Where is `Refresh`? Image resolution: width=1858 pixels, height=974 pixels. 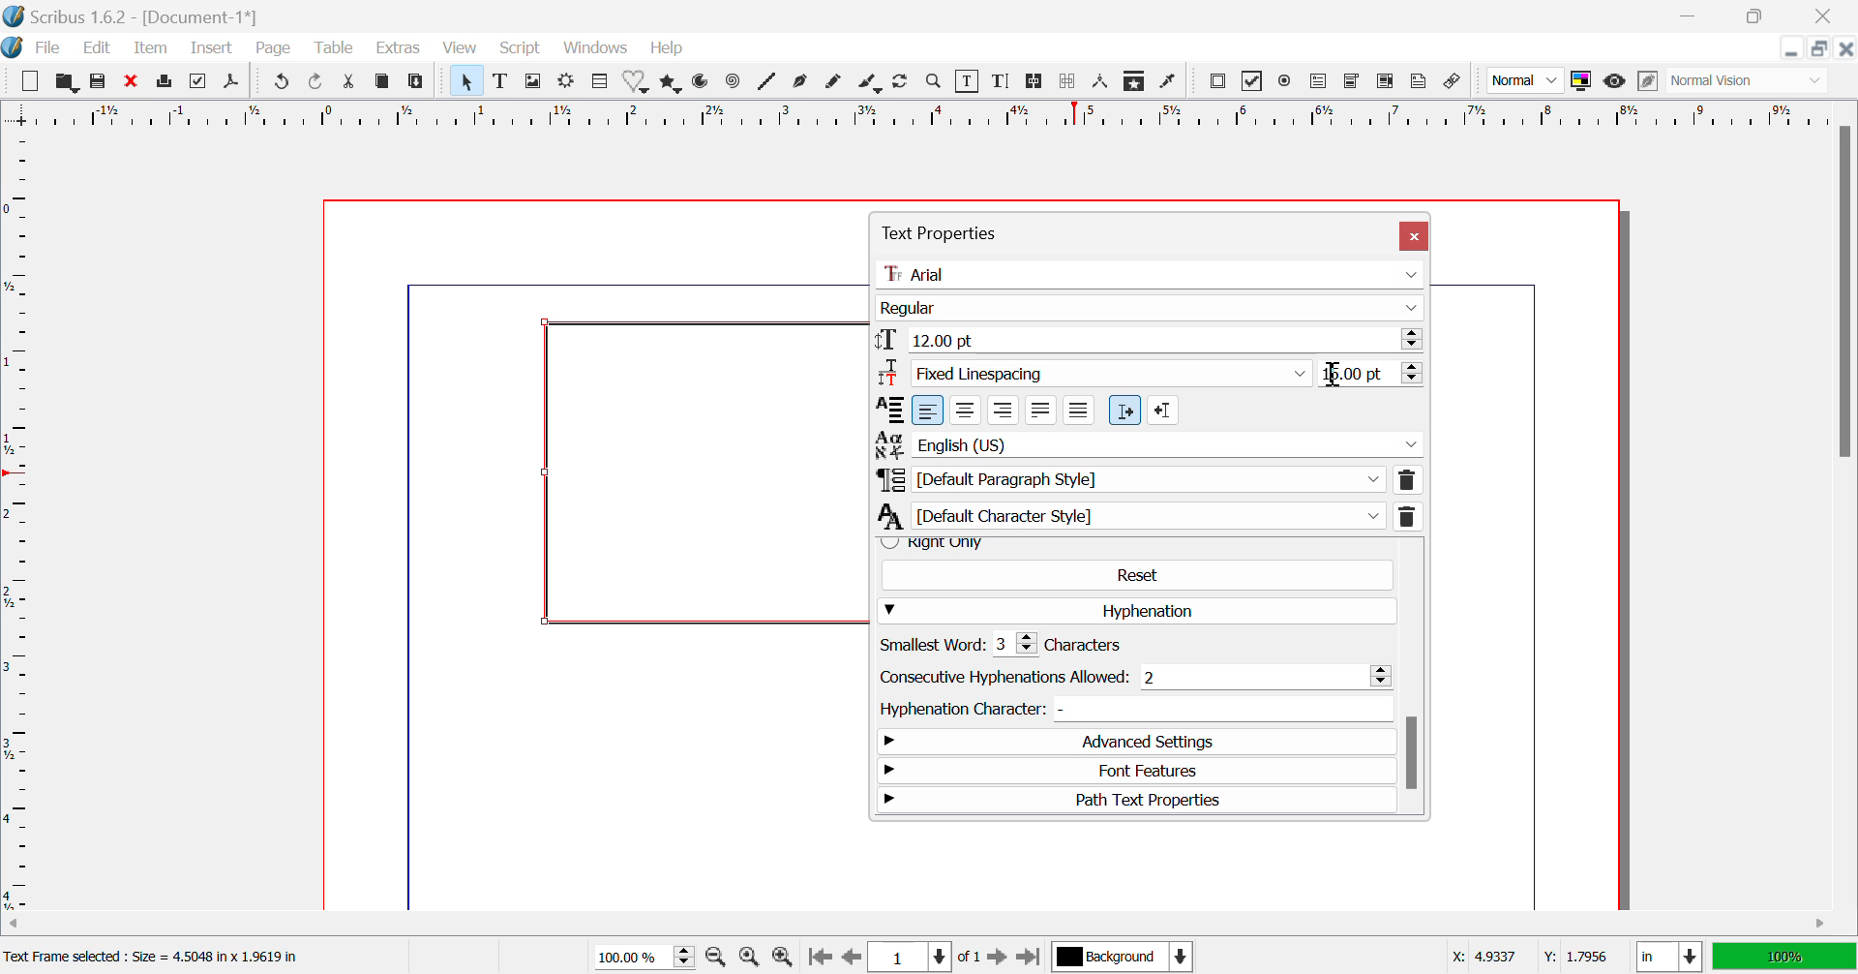
Refresh is located at coordinates (904, 83).